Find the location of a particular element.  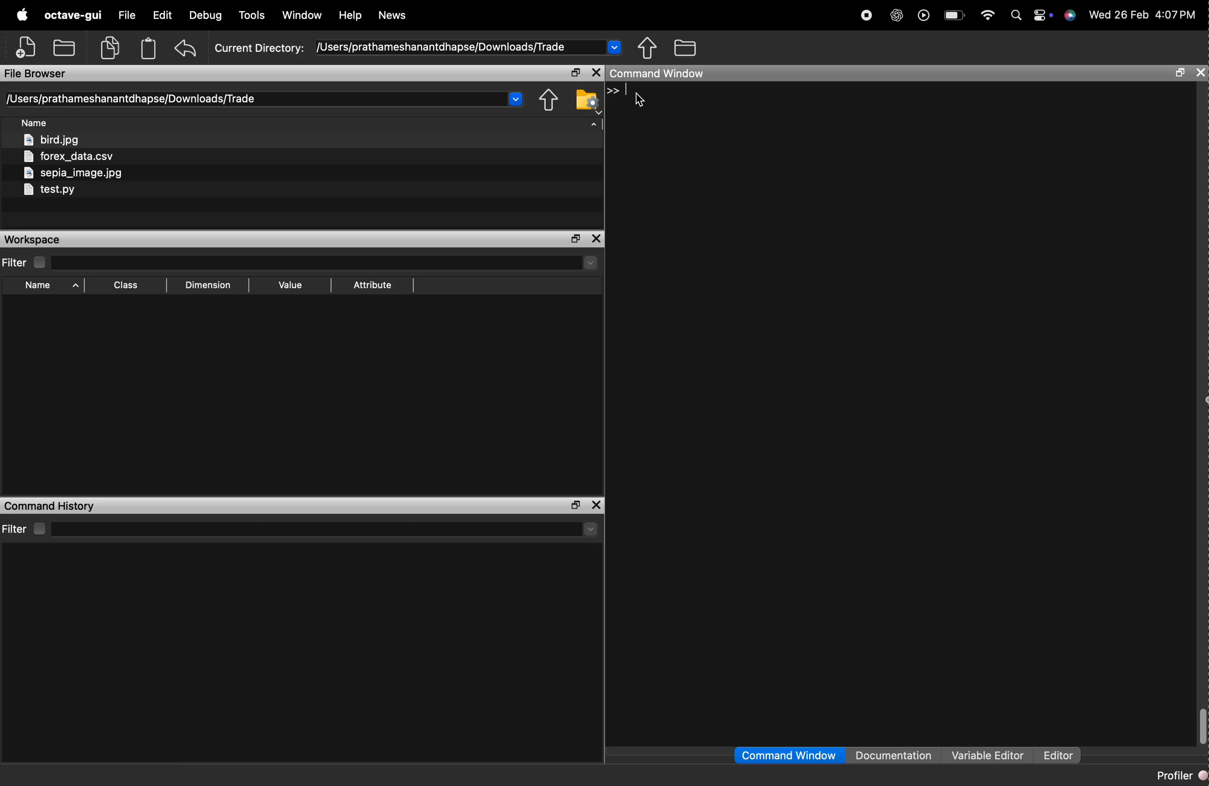

search is located at coordinates (1017, 16).